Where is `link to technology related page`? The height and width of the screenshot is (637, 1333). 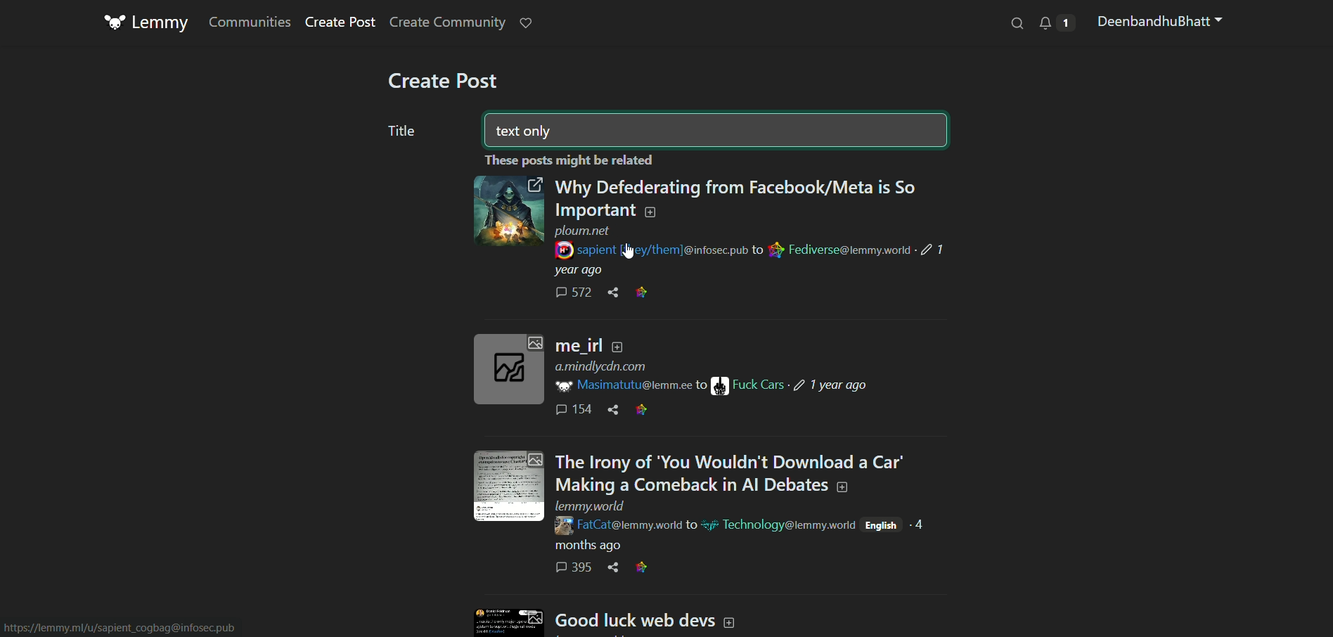 link to technology related page is located at coordinates (790, 525).